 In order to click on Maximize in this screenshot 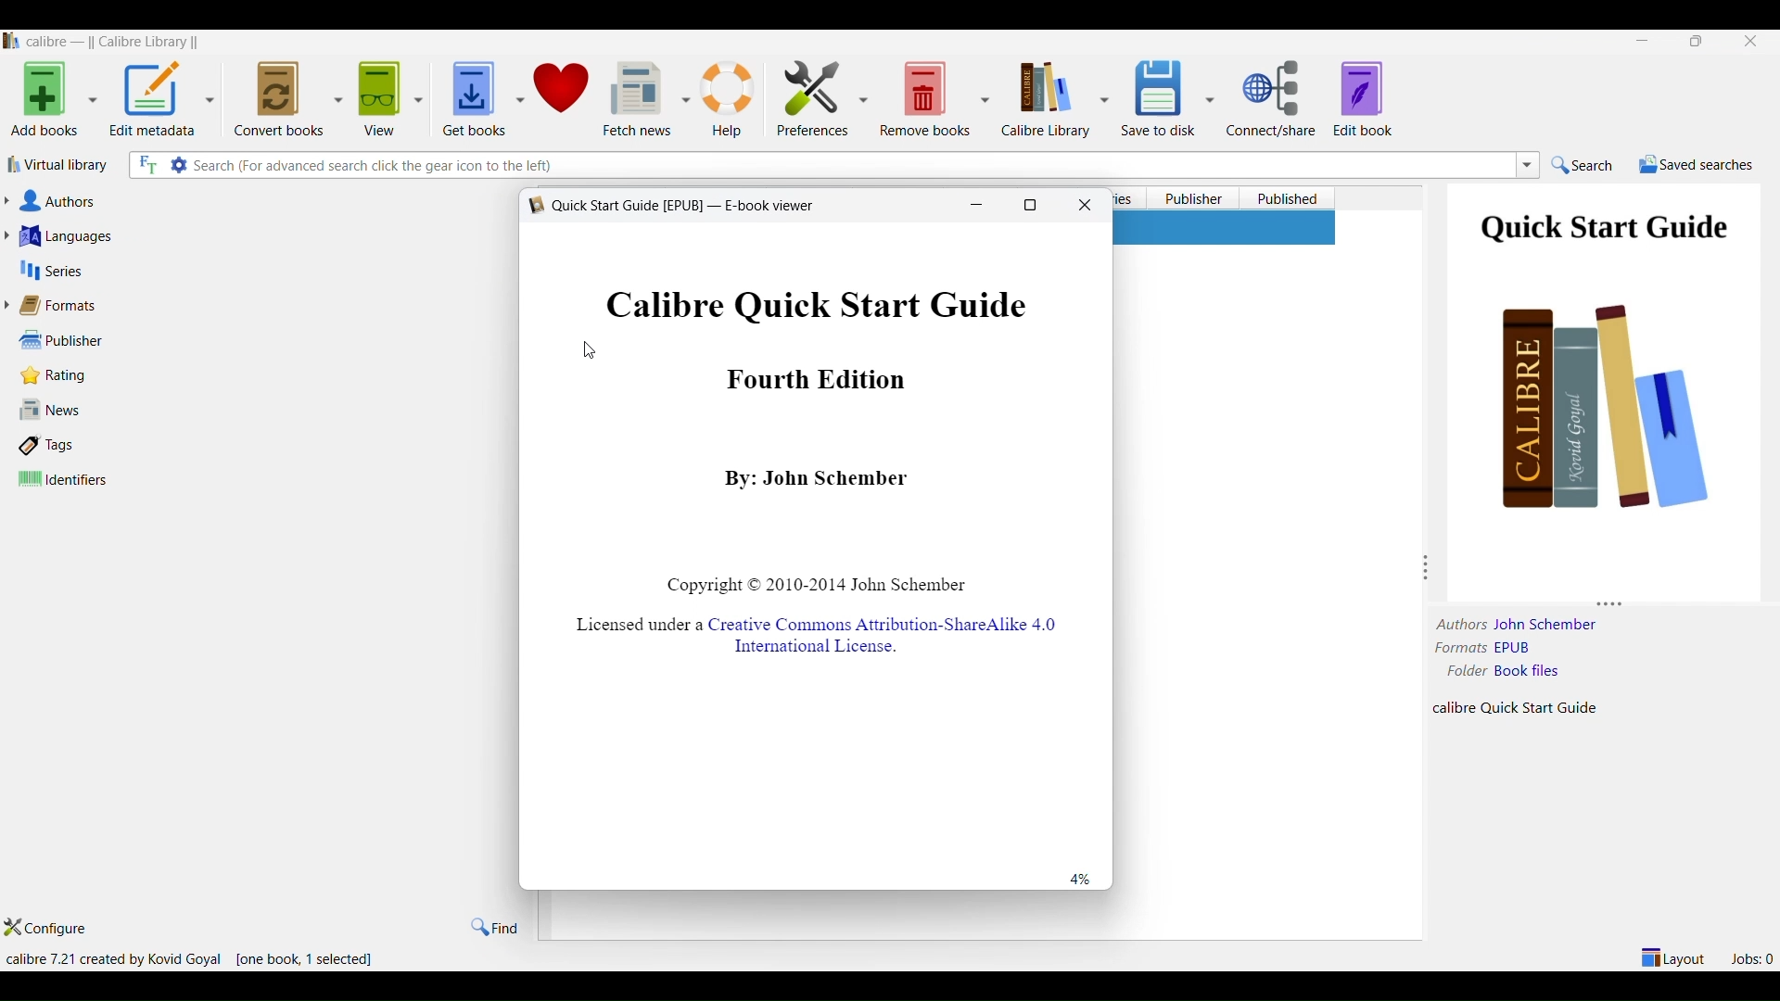, I will do `click(1037, 201)`.